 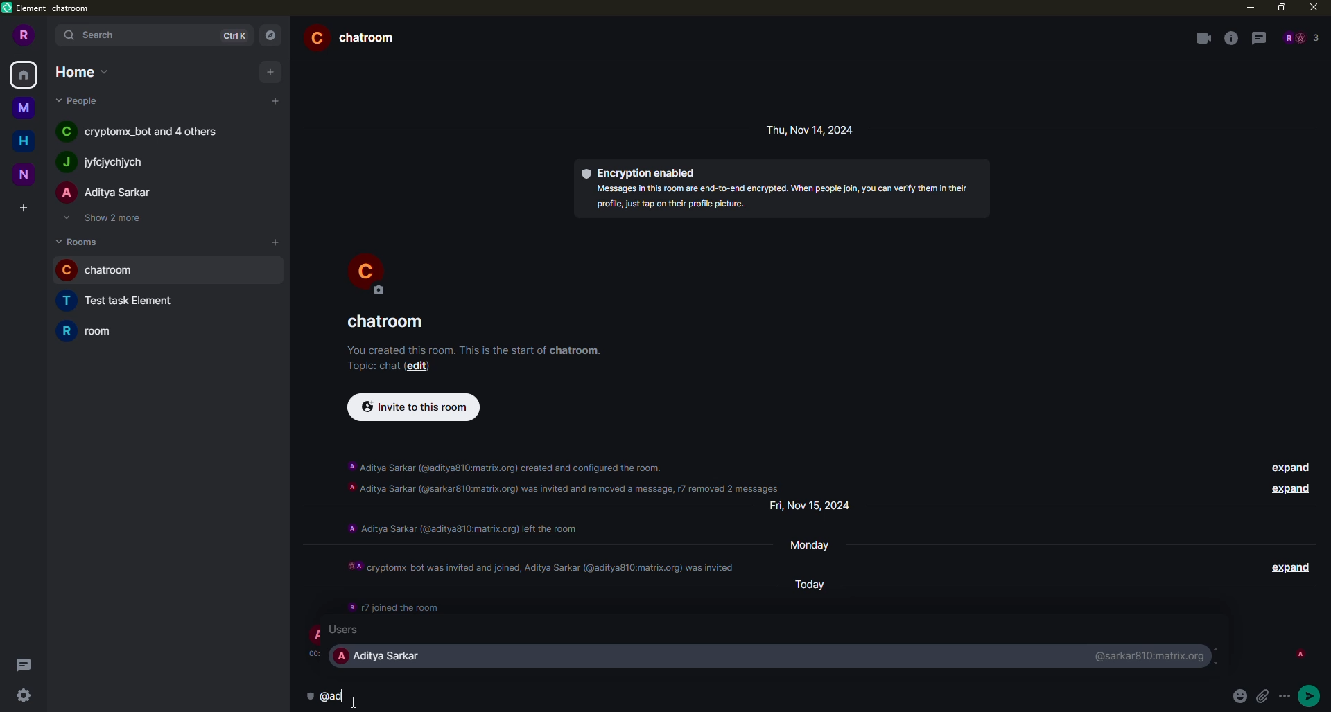 What do you see at coordinates (394, 605) in the screenshot?
I see `info` at bounding box center [394, 605].